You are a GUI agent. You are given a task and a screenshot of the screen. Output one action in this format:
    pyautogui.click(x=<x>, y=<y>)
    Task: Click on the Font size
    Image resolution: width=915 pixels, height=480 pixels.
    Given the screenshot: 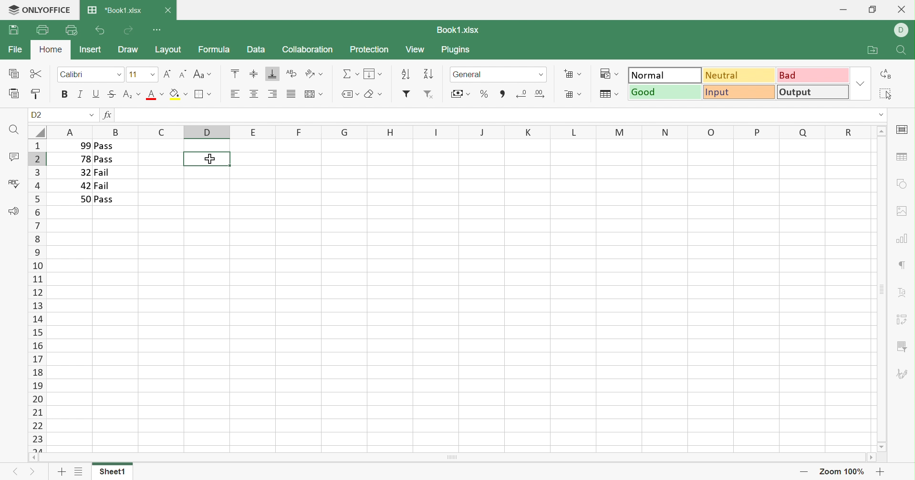 What is the action you would take?
    pyautogui.click(x=142, y=74)
    